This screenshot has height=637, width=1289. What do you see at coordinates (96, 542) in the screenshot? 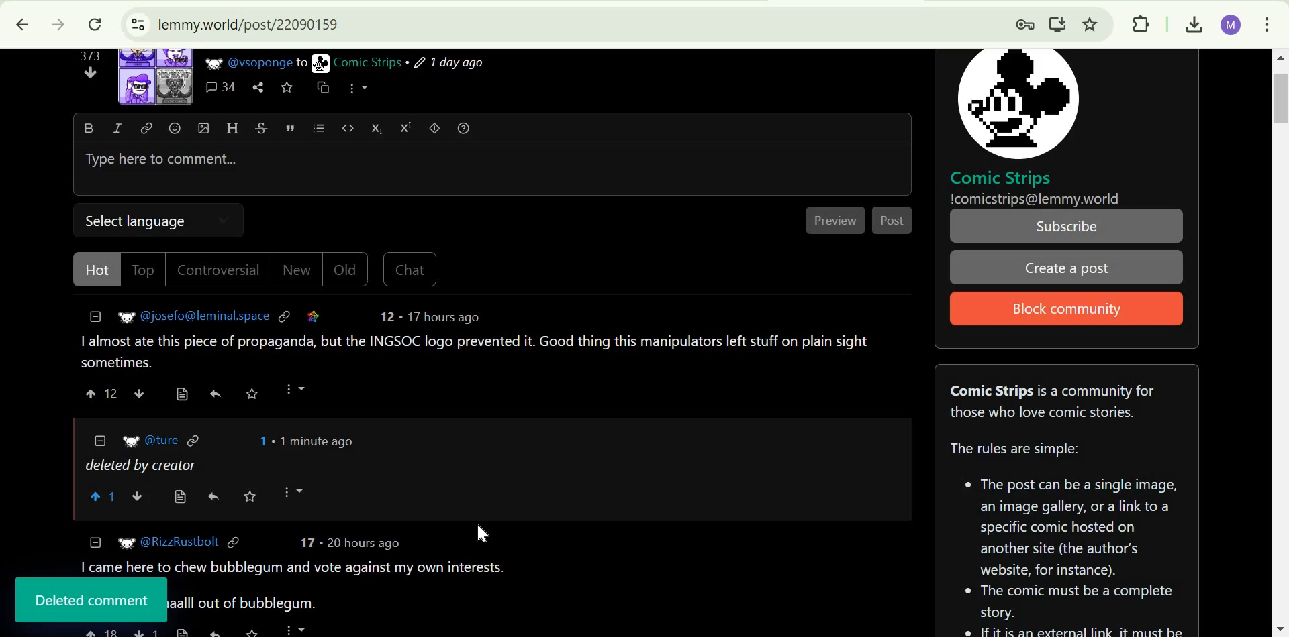
I see `collapse` at bounding box center [96, 542].